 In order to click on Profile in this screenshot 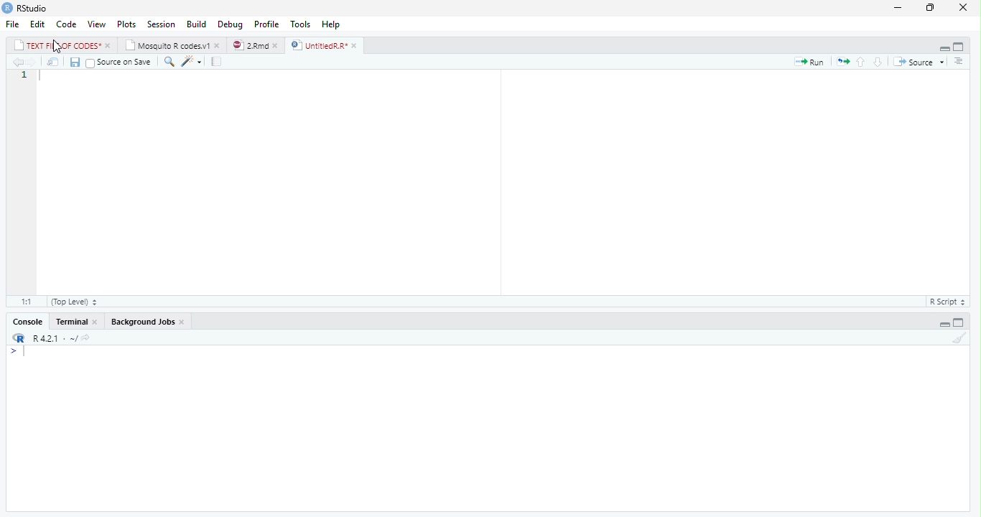, I will do `click(267, 24)`.